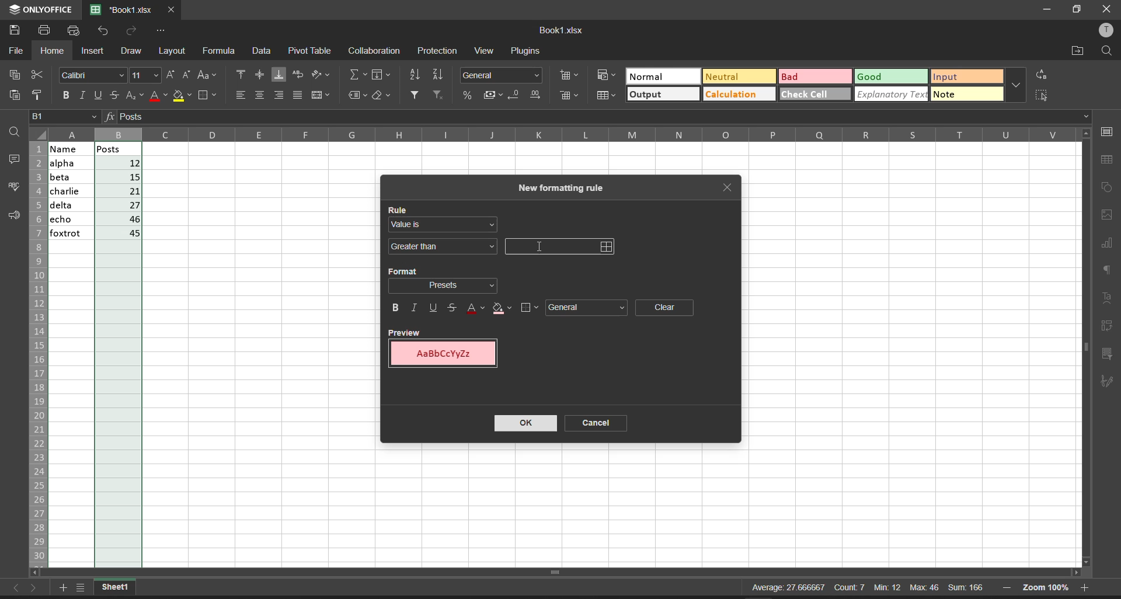  I want to click on signature settings, so click(1110, 381).